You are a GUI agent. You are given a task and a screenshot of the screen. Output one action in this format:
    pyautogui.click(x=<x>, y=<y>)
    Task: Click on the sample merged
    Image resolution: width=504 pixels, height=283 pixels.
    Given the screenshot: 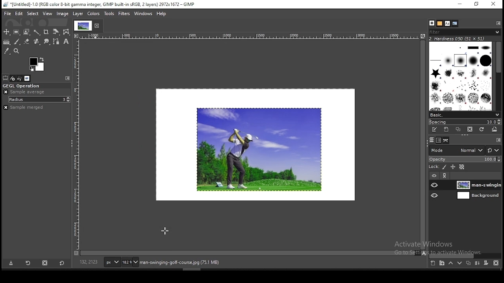 What is the action you would take?
    pyautogui.click(x=25, y=107)
    